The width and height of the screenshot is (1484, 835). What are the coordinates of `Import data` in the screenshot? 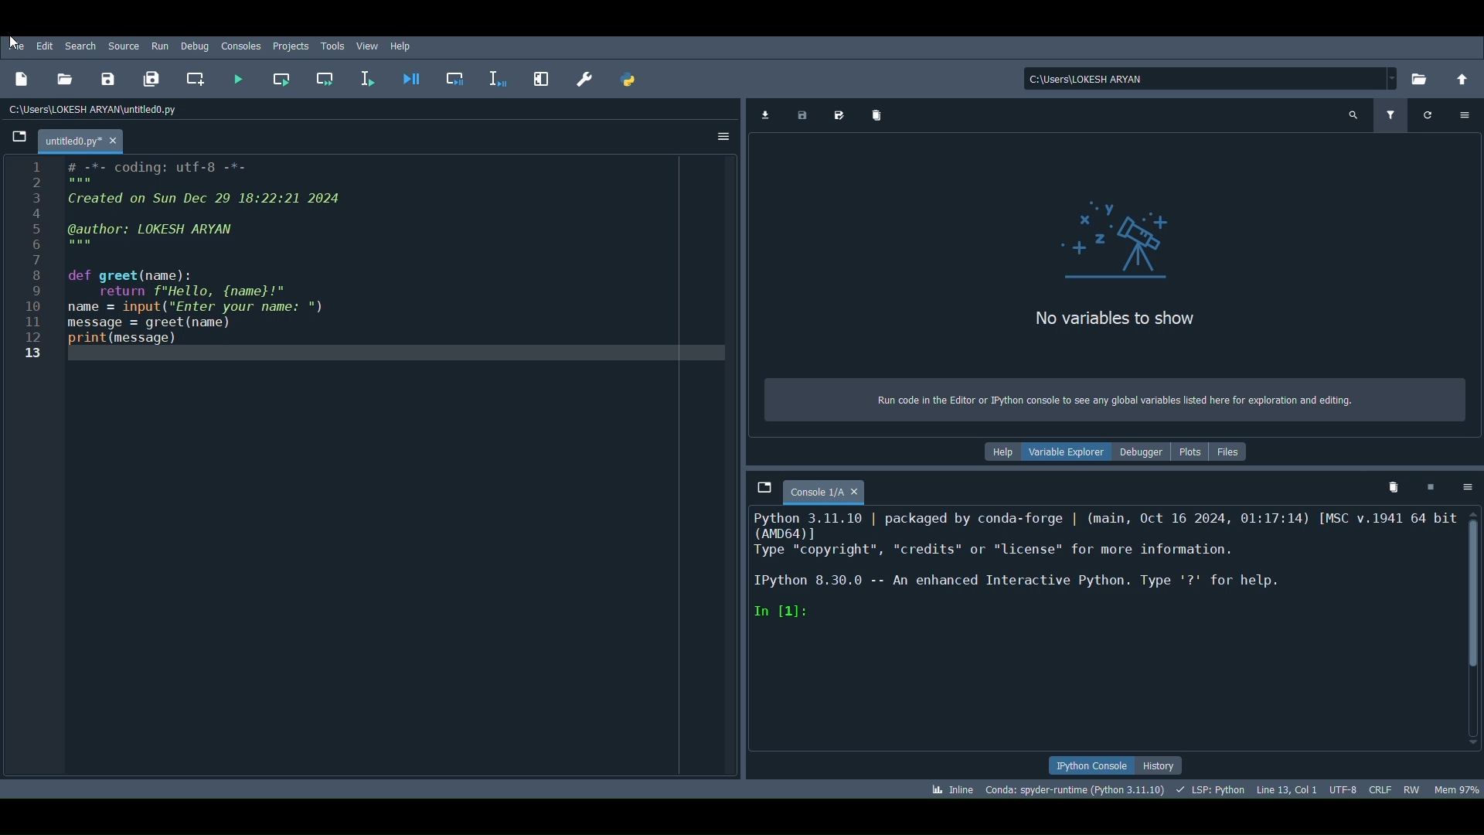 It's located at (765, 115).